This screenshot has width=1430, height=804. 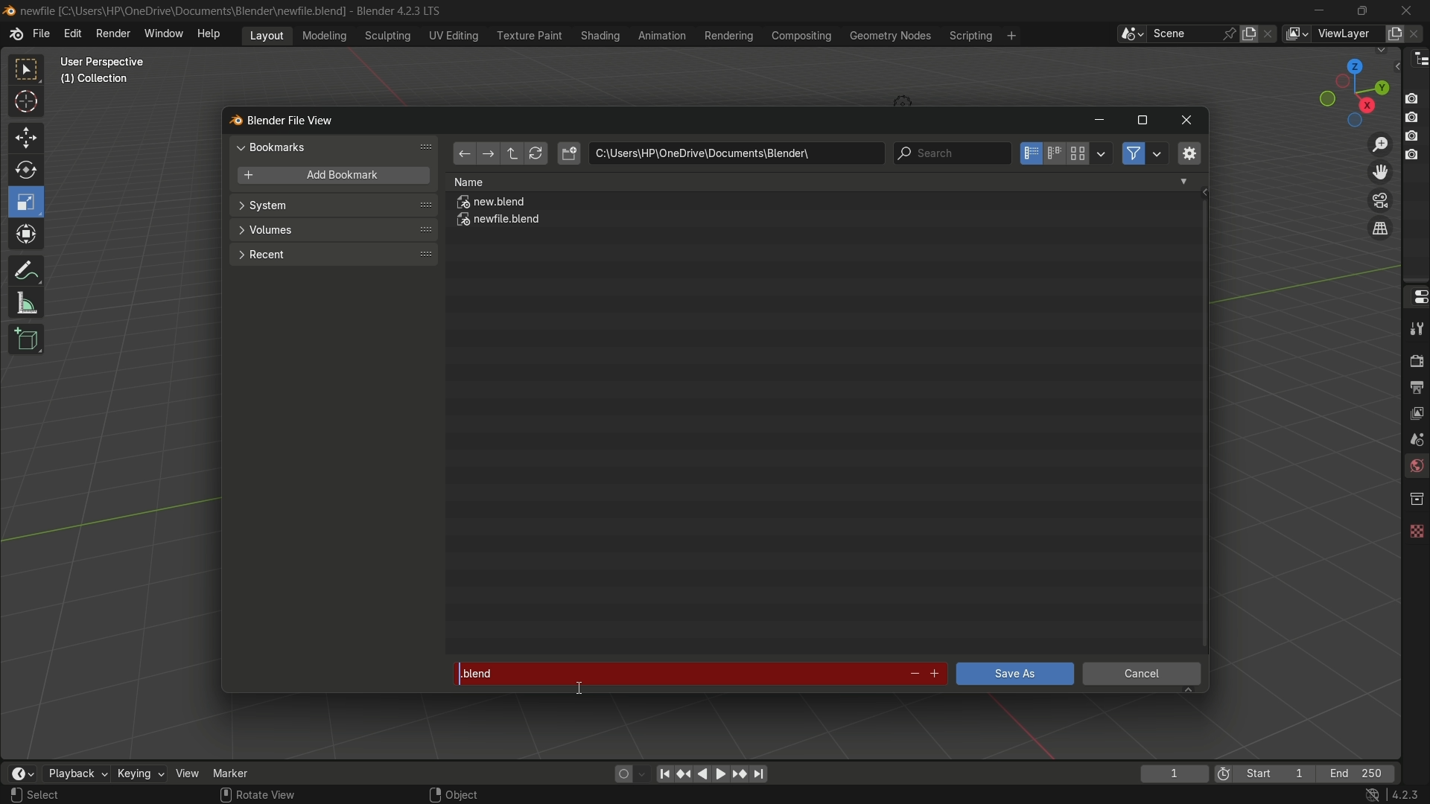 I want to click on filter files, so click(x=1133, y=153).